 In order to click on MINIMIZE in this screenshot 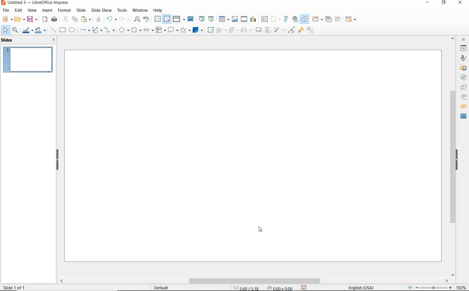, I will do `click(428, 3)`.